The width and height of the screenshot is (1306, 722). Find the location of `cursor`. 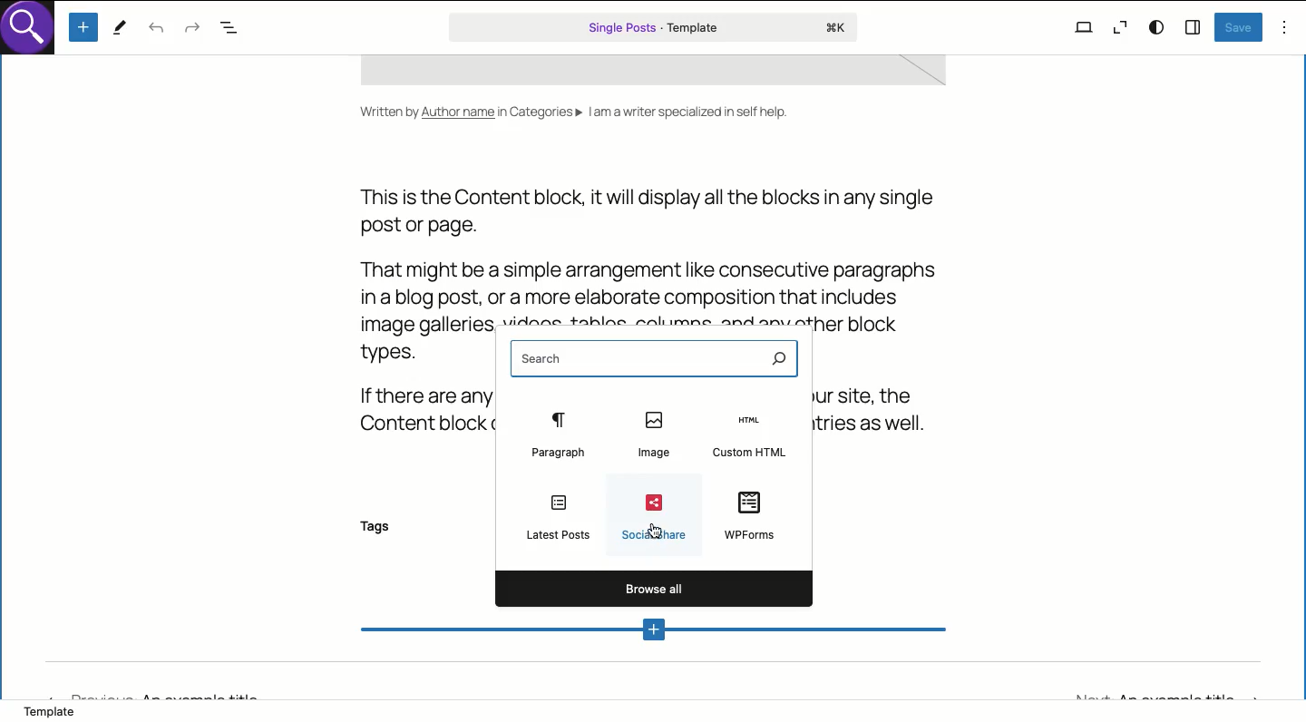

cursor is located at coordinates (653, 532).